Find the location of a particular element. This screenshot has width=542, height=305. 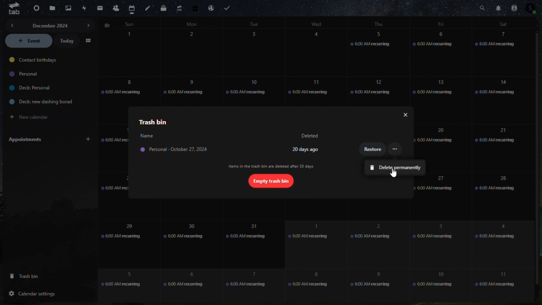

Personal is located at coordinates (180, 151).